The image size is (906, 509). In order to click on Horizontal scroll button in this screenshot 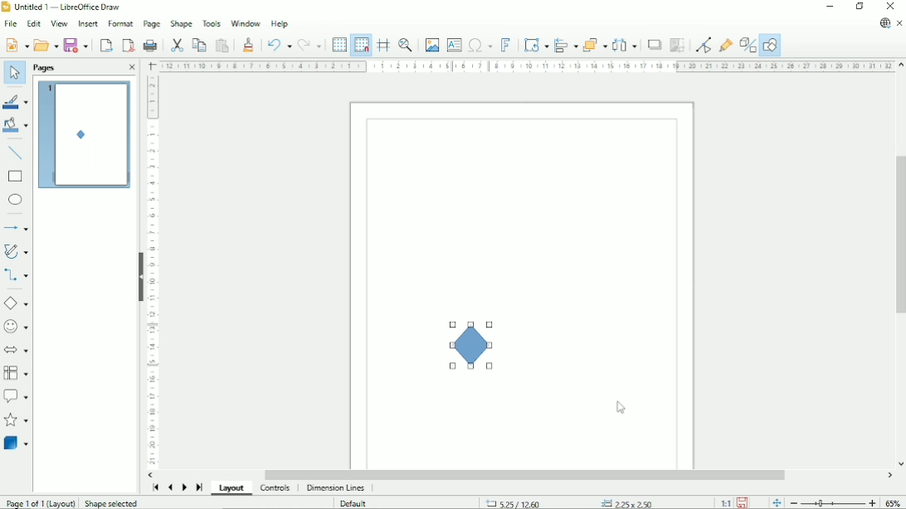, I will do `click(153, 474)`.